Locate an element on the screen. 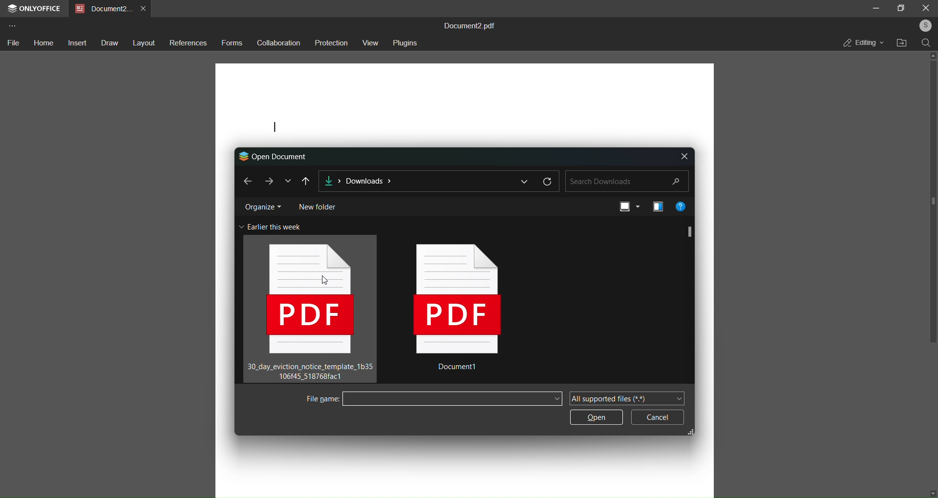 This screenshot has height=498, width=938. cursor is located at coordinates (325, 280).